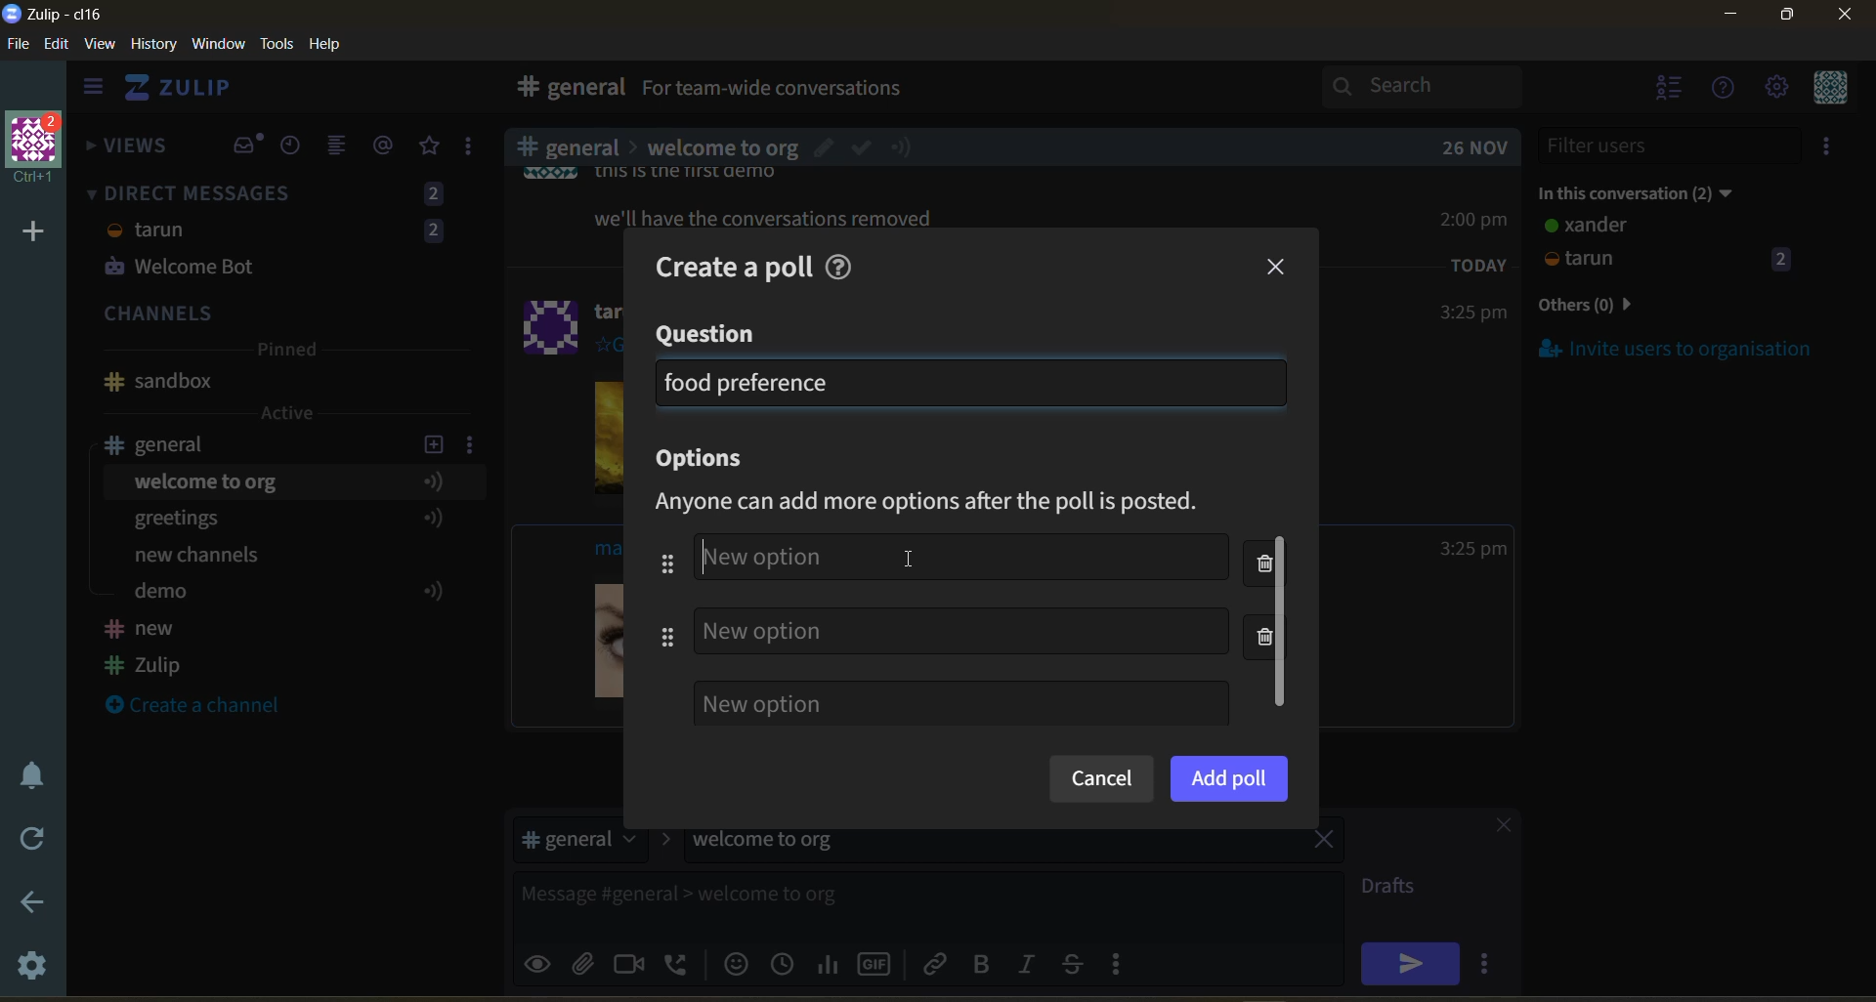 The width and height of the screenshot is (1876, 1002). I want to click on today, so click(1479, 264).